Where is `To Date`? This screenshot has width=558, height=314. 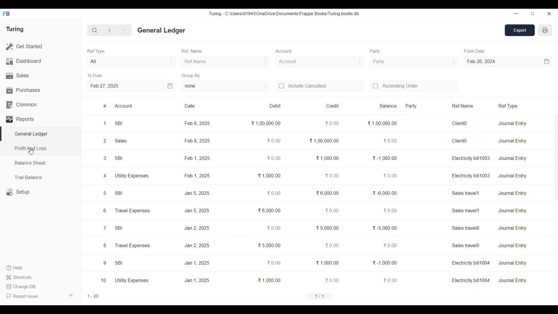 To Date is located at coordinates (95, 76).